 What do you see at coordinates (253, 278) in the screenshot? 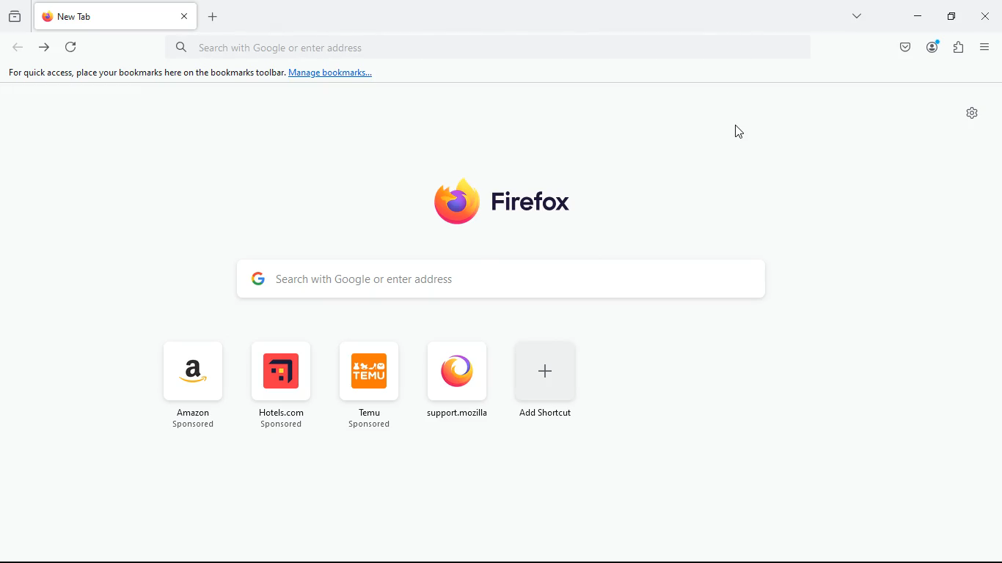
I see `Google logo` at bounding box center [253, 278].